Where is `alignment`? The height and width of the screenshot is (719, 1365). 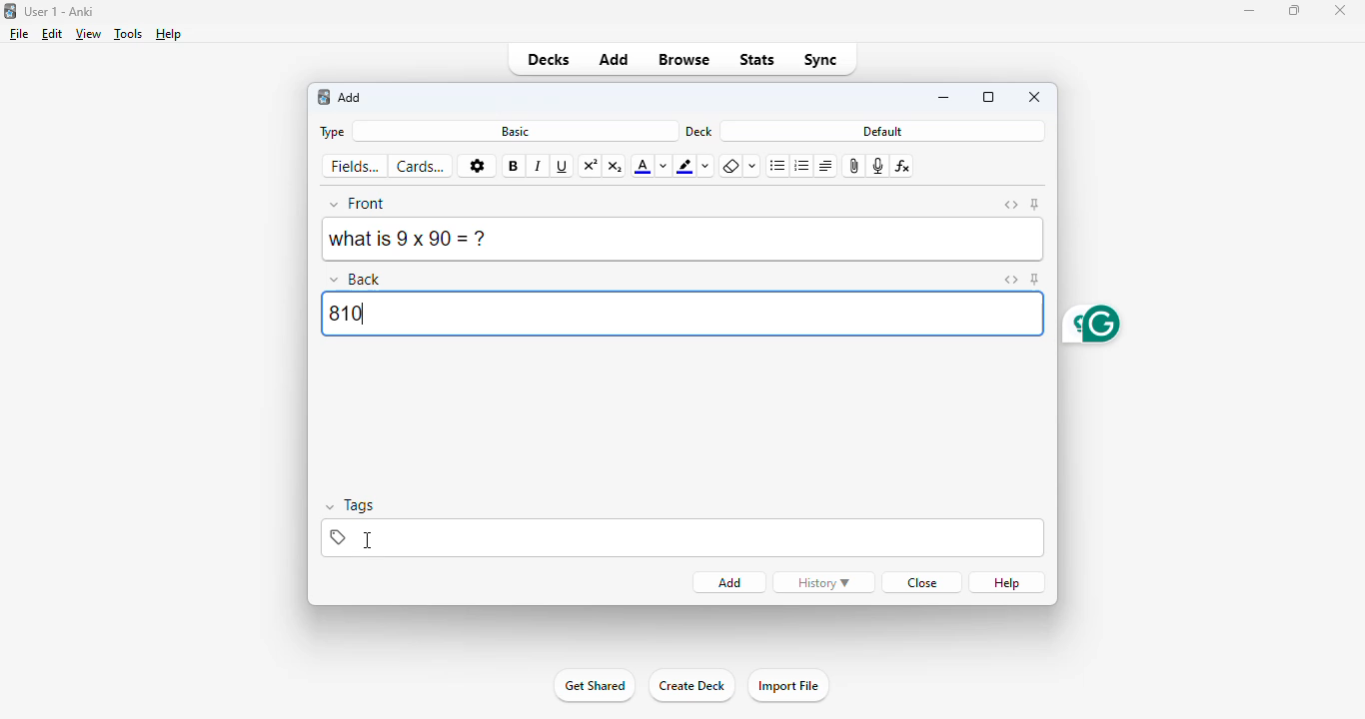 alignment is located at coordinates (825, 166).